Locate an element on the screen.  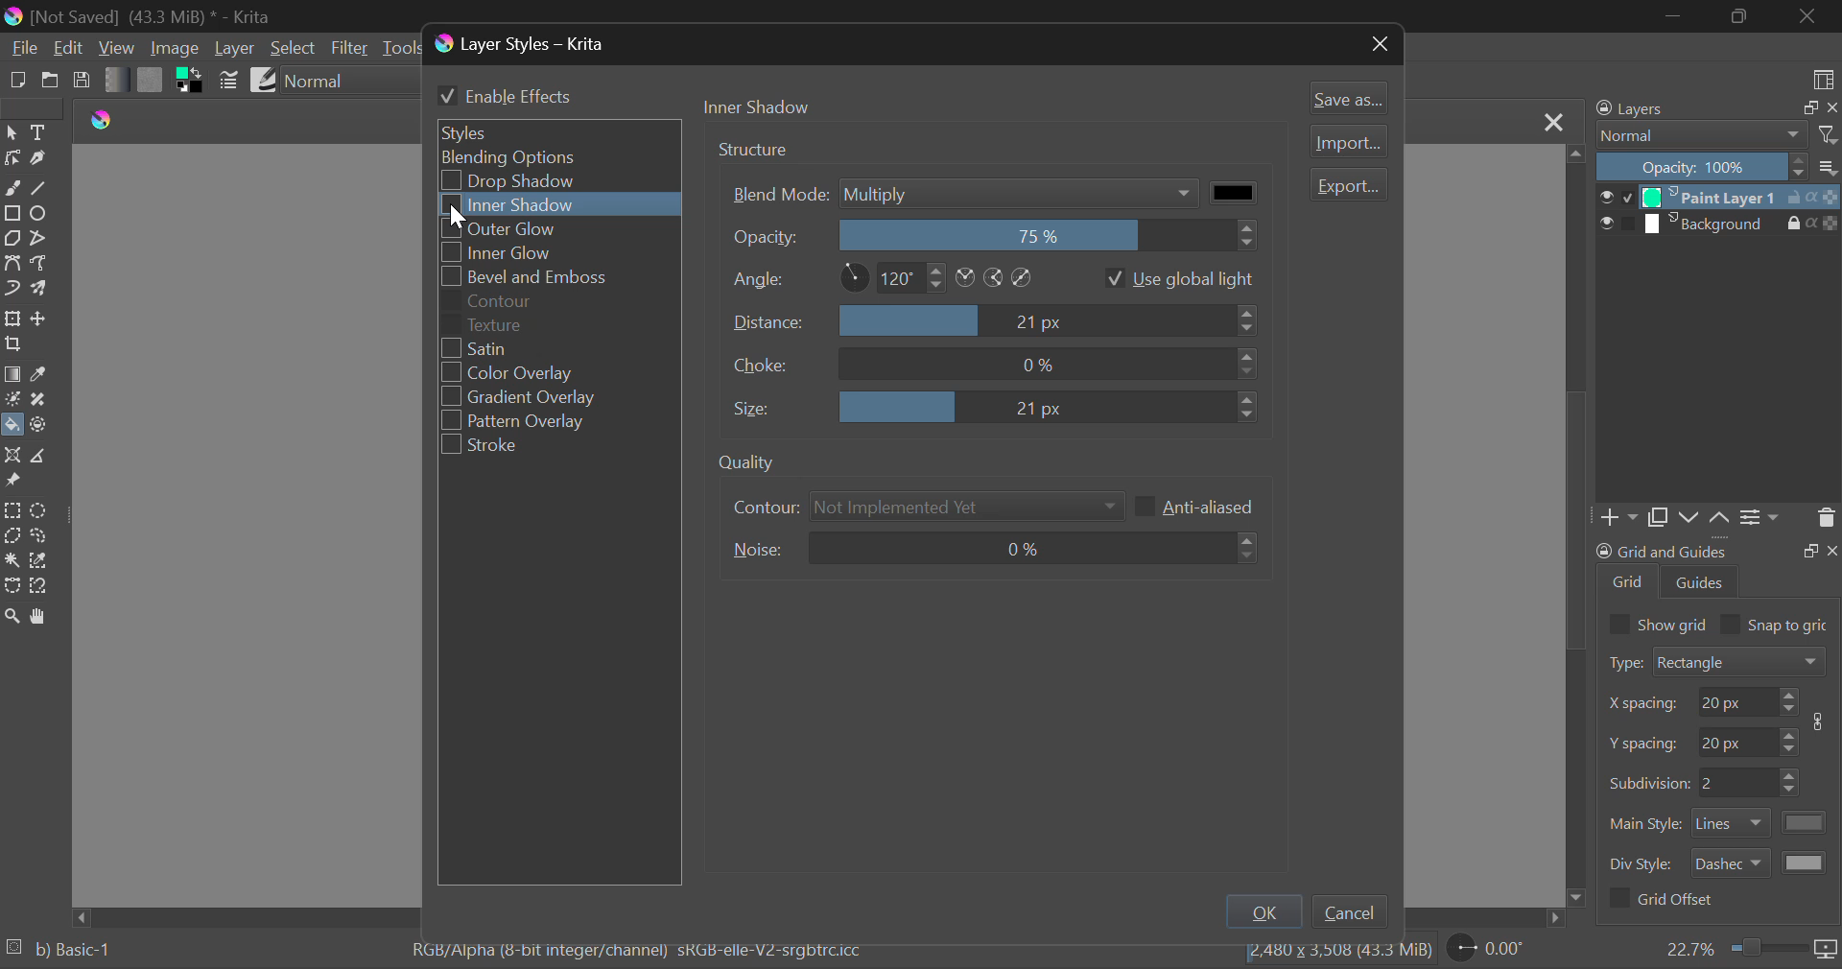
Choice is located at coordinates (994, 366).